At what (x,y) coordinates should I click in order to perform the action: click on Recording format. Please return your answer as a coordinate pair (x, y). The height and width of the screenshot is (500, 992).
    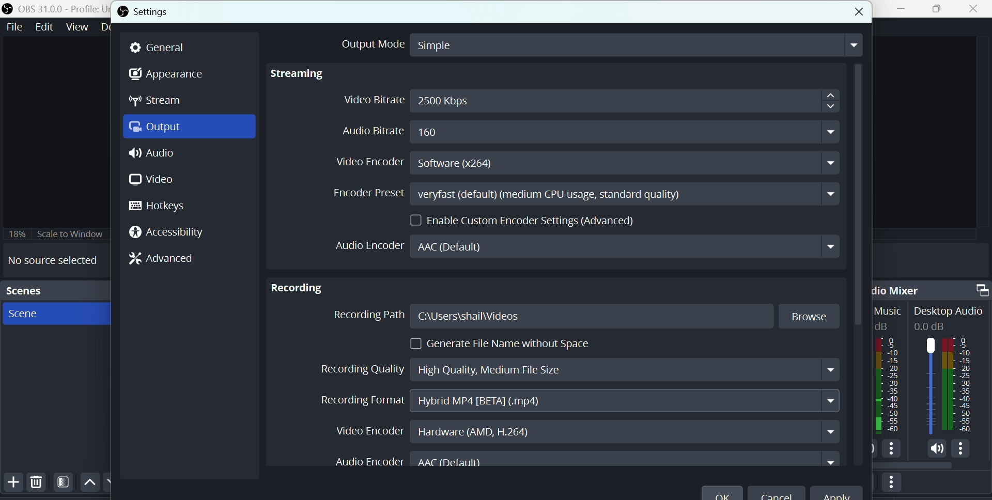
    Looking at the image, I should click on (363, 401).